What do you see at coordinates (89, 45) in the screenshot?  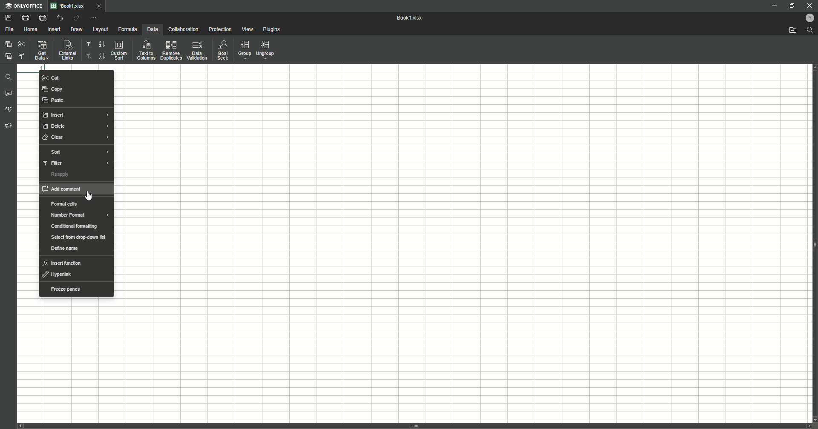 I see `Filter` at bounding box center [89, 45].